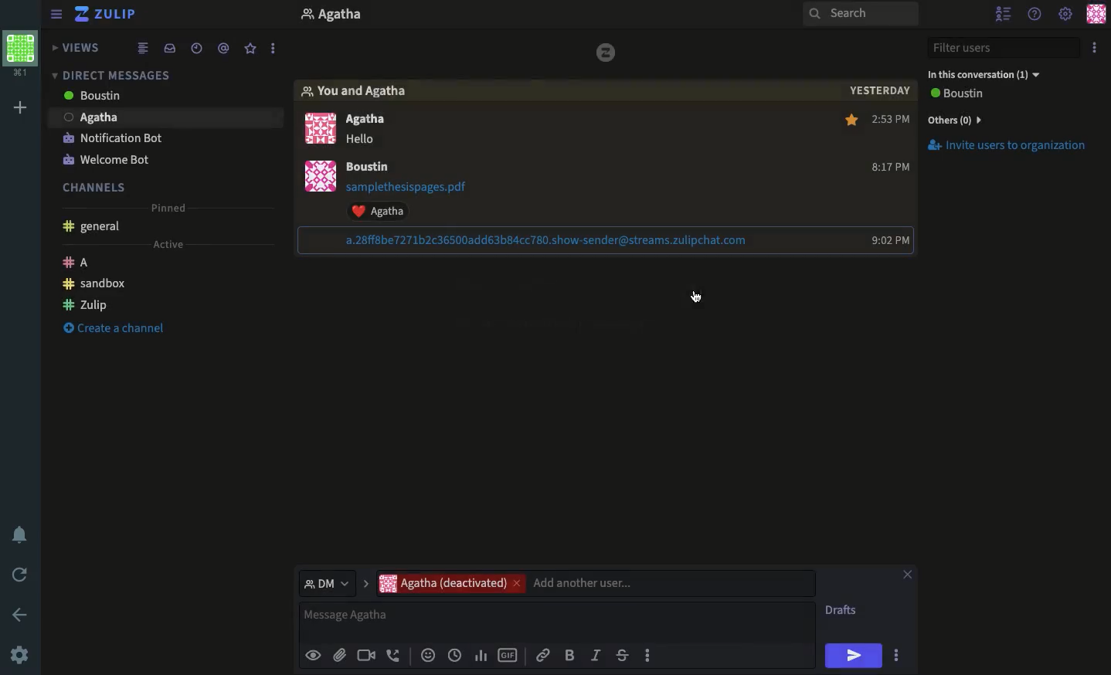  I want to click on options, so click(274, 45).